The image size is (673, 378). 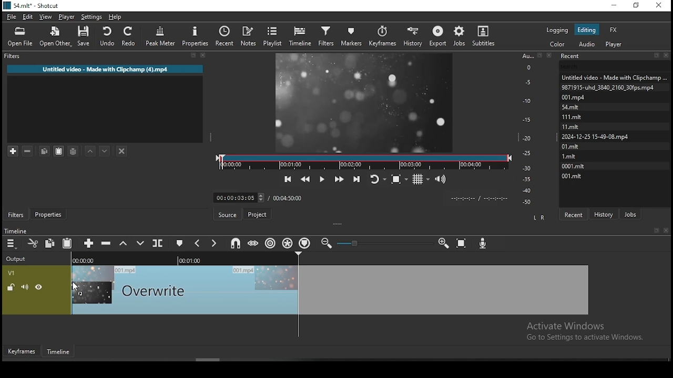 What do you see at coordinates (307, 178) in the screenshot?
I see `play quickly backwards` at bounding box center [307, 178].